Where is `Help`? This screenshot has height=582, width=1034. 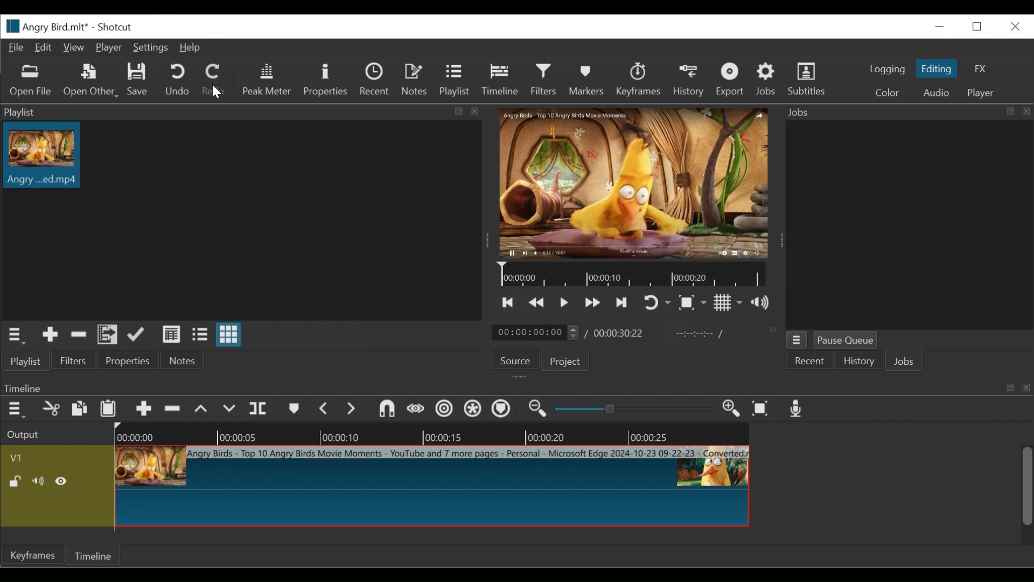
Help is located at coordinates (193, 48).